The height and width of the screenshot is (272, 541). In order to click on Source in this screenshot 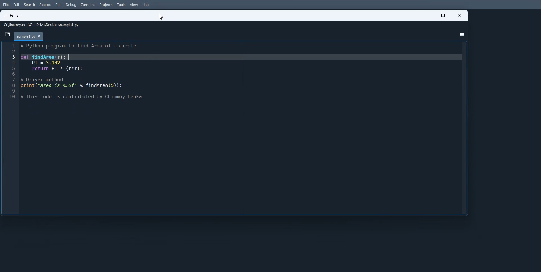, I will do `click(45, 5)`.